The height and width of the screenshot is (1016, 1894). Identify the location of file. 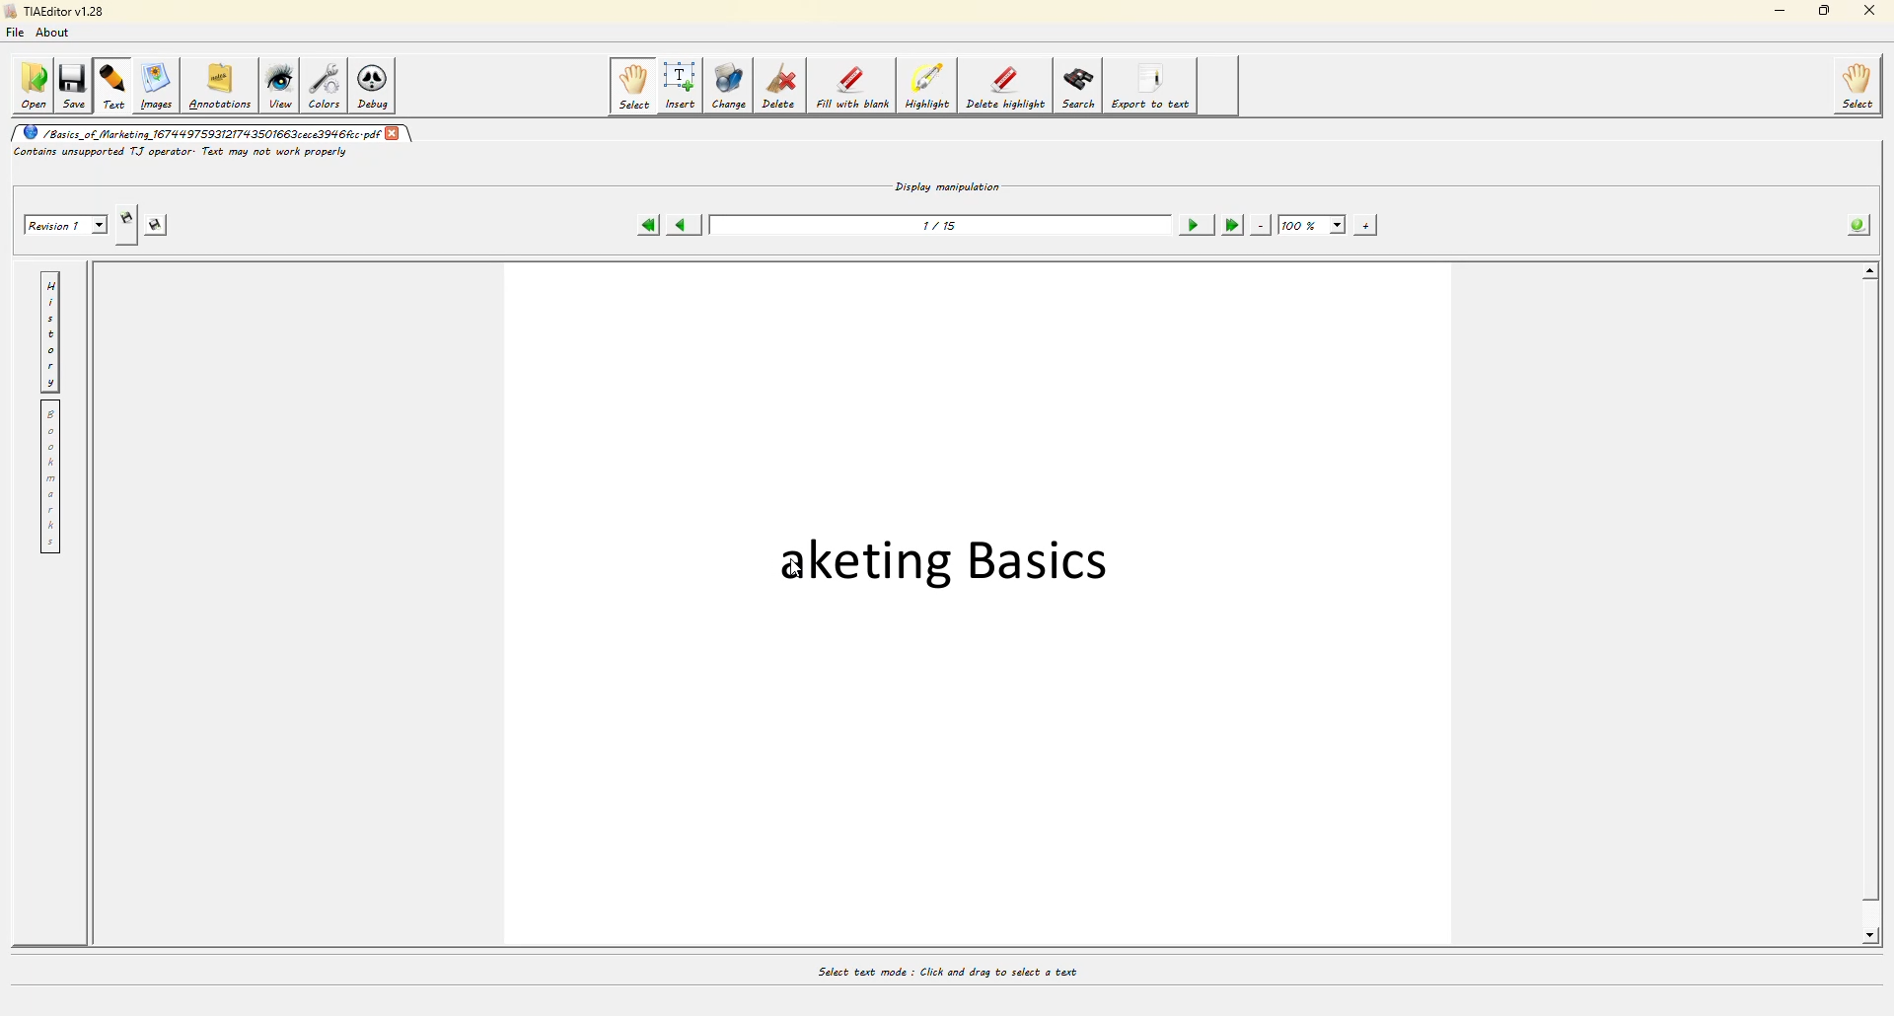
(16, 35).